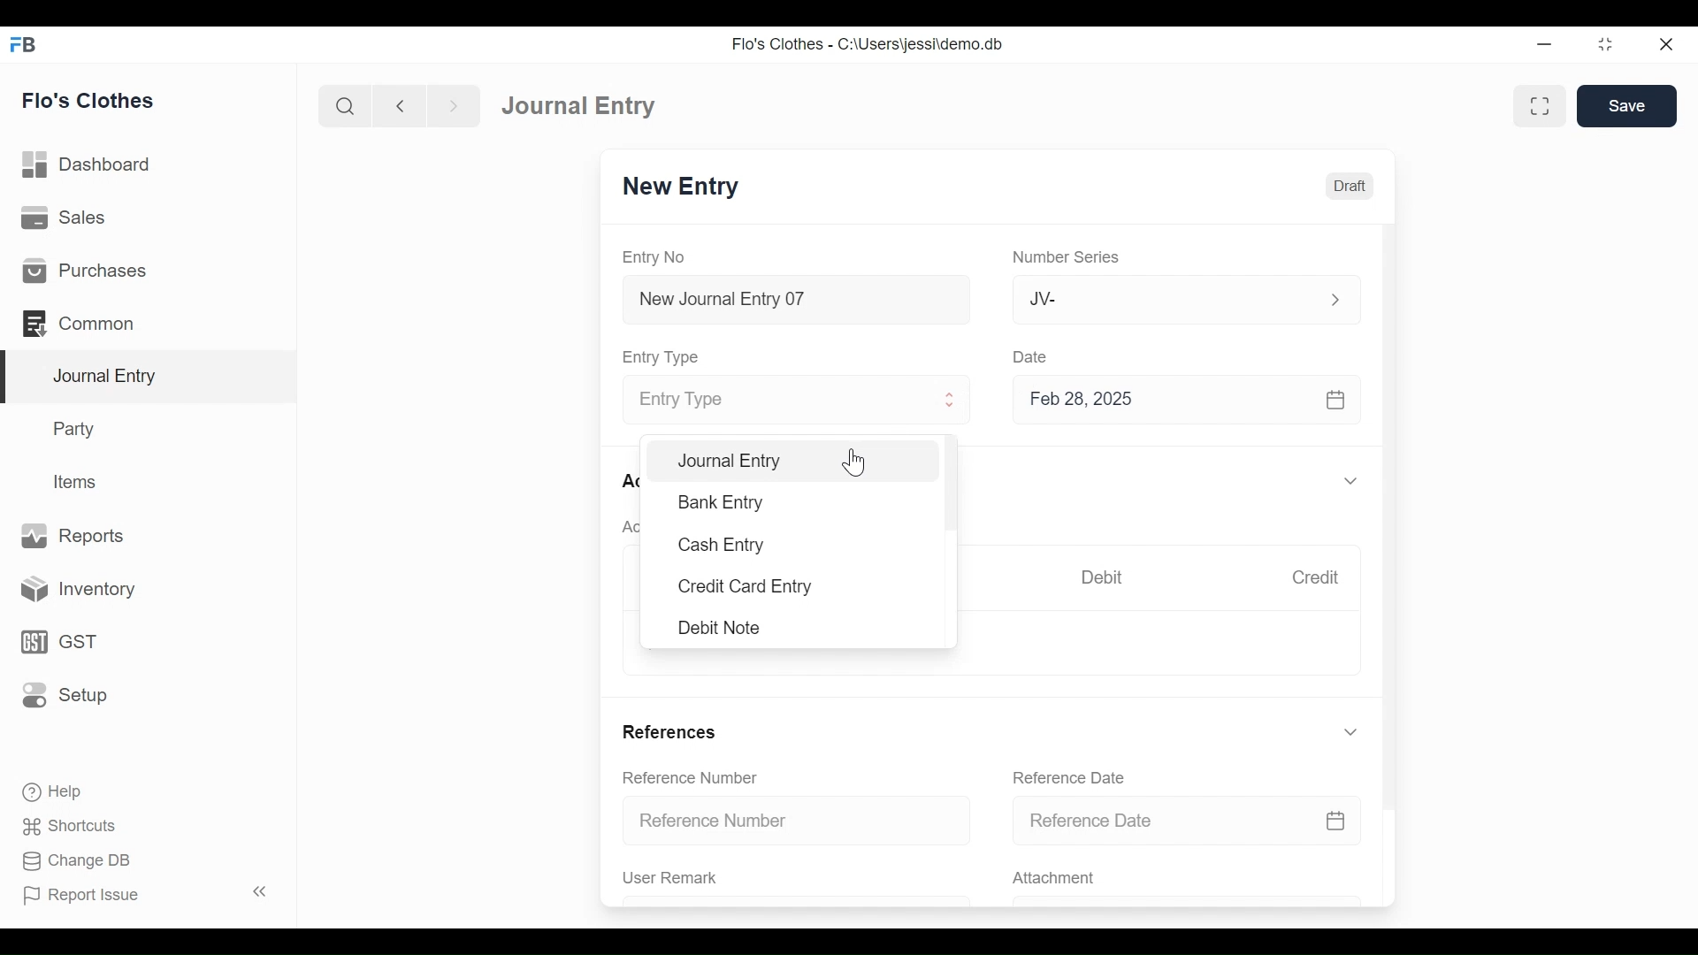 Image resolution: width=1698 pixels, height=955 pixels. I want to click on Entry Type, so click(782, 401).